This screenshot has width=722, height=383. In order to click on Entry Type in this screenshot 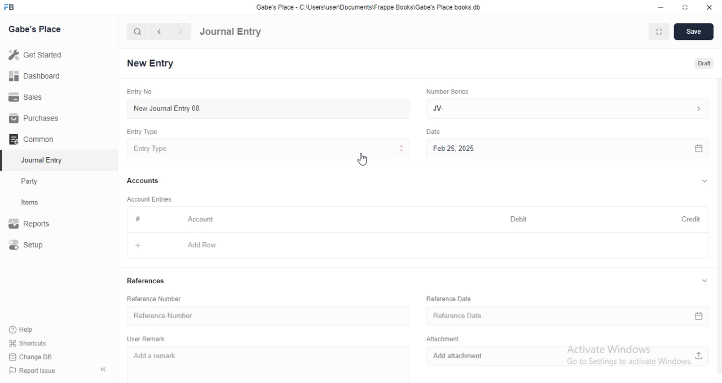, I will do `click(141, 132)`.